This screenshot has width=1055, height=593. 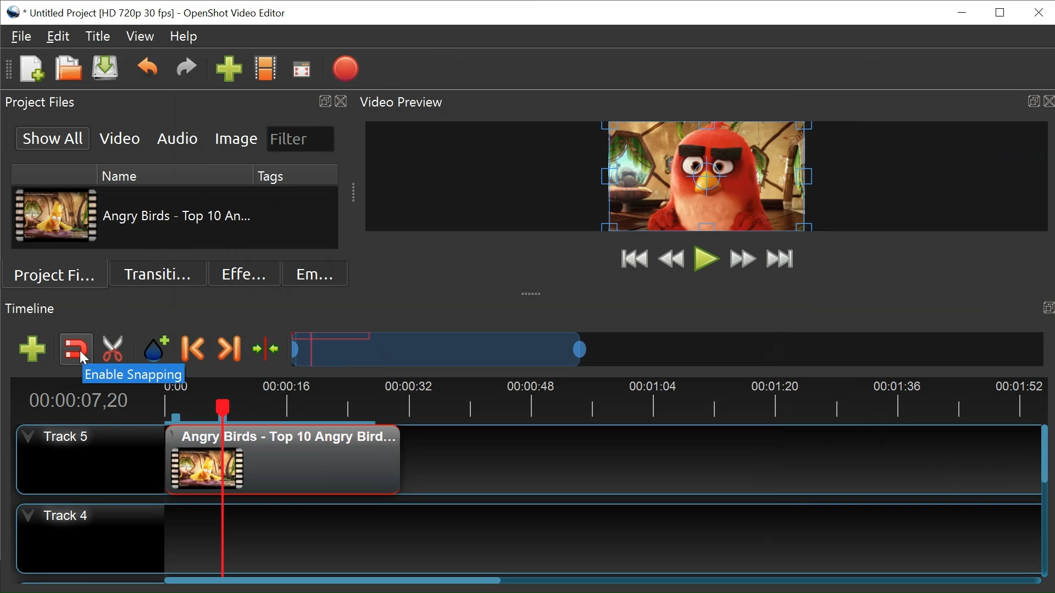 What do you see at coordinates (601, 538) in the screenshot?
I see `Track Panel` at bounding box center [601, 538].